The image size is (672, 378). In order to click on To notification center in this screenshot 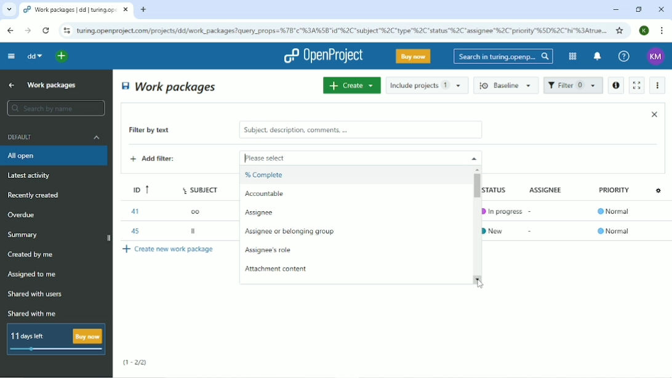, I will do `click(596, 57)`.